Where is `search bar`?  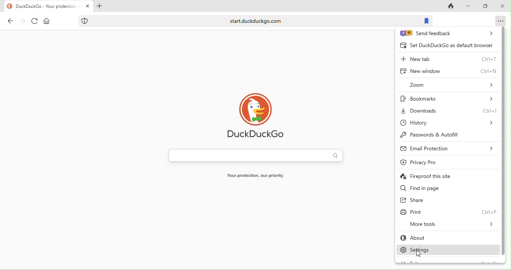
search bar is located at coordinates (256, 155).